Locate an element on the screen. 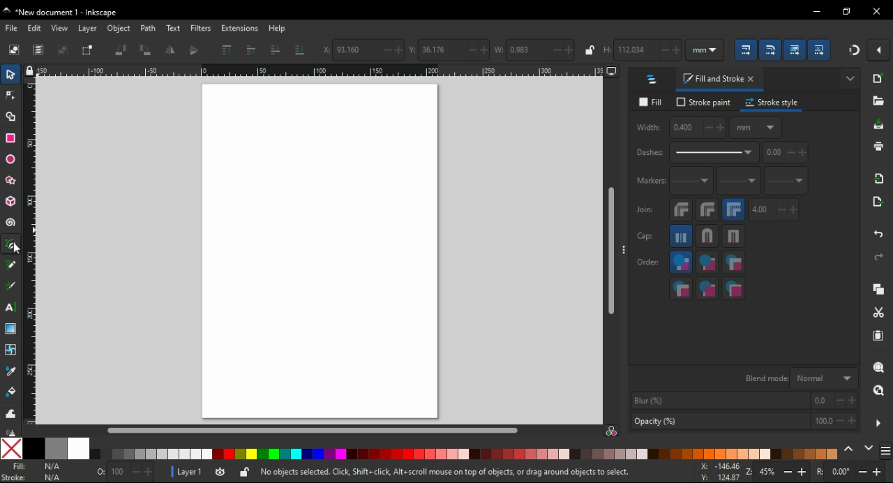 The height and width of the screenshot is (483, 893). width is located at coordinates (534, 50).